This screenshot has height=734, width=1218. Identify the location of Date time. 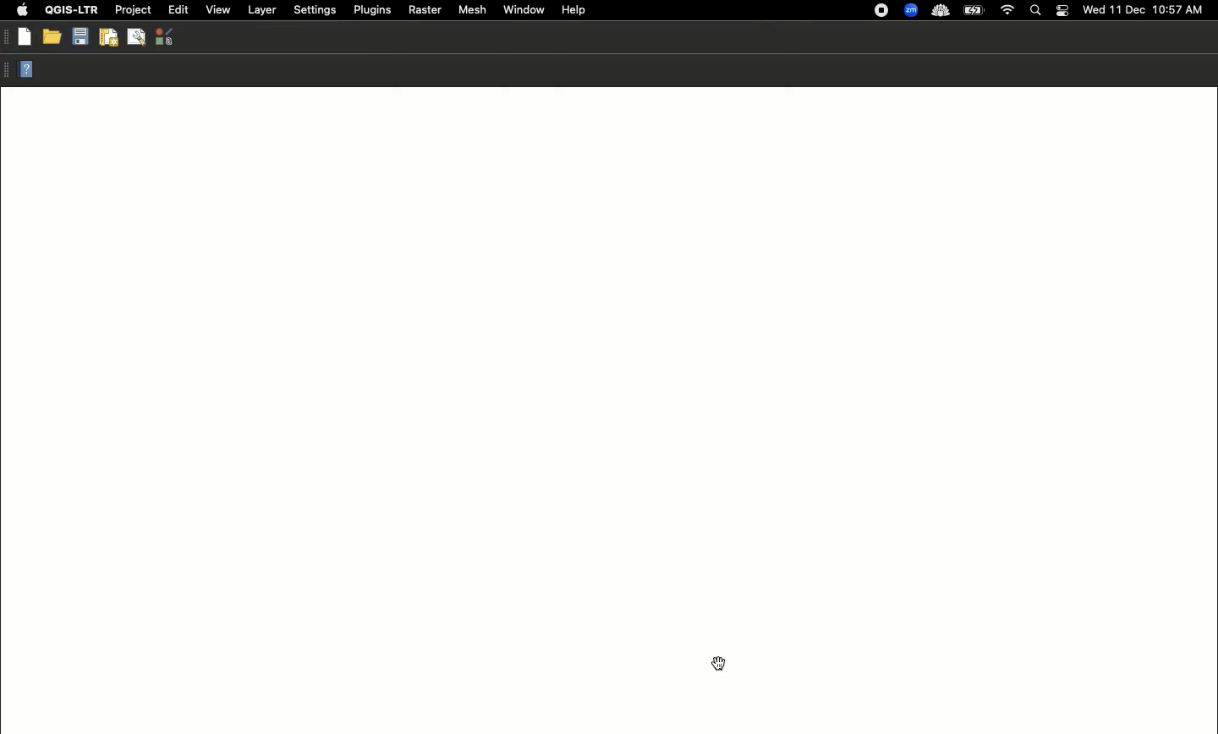
(1144, 9).